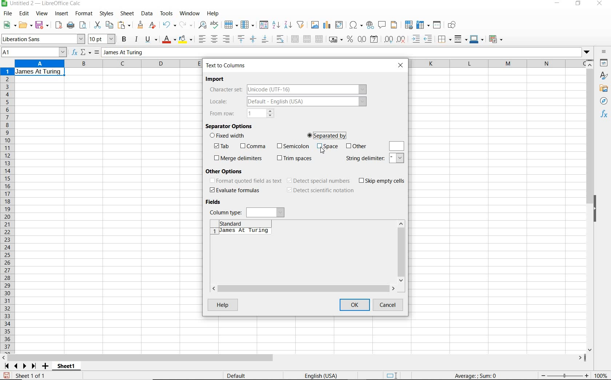 This screenshot has width=611, height=380. Describe the element at coordinates (319, 39) in the screenshot. I see `unmerge cells` at that location.